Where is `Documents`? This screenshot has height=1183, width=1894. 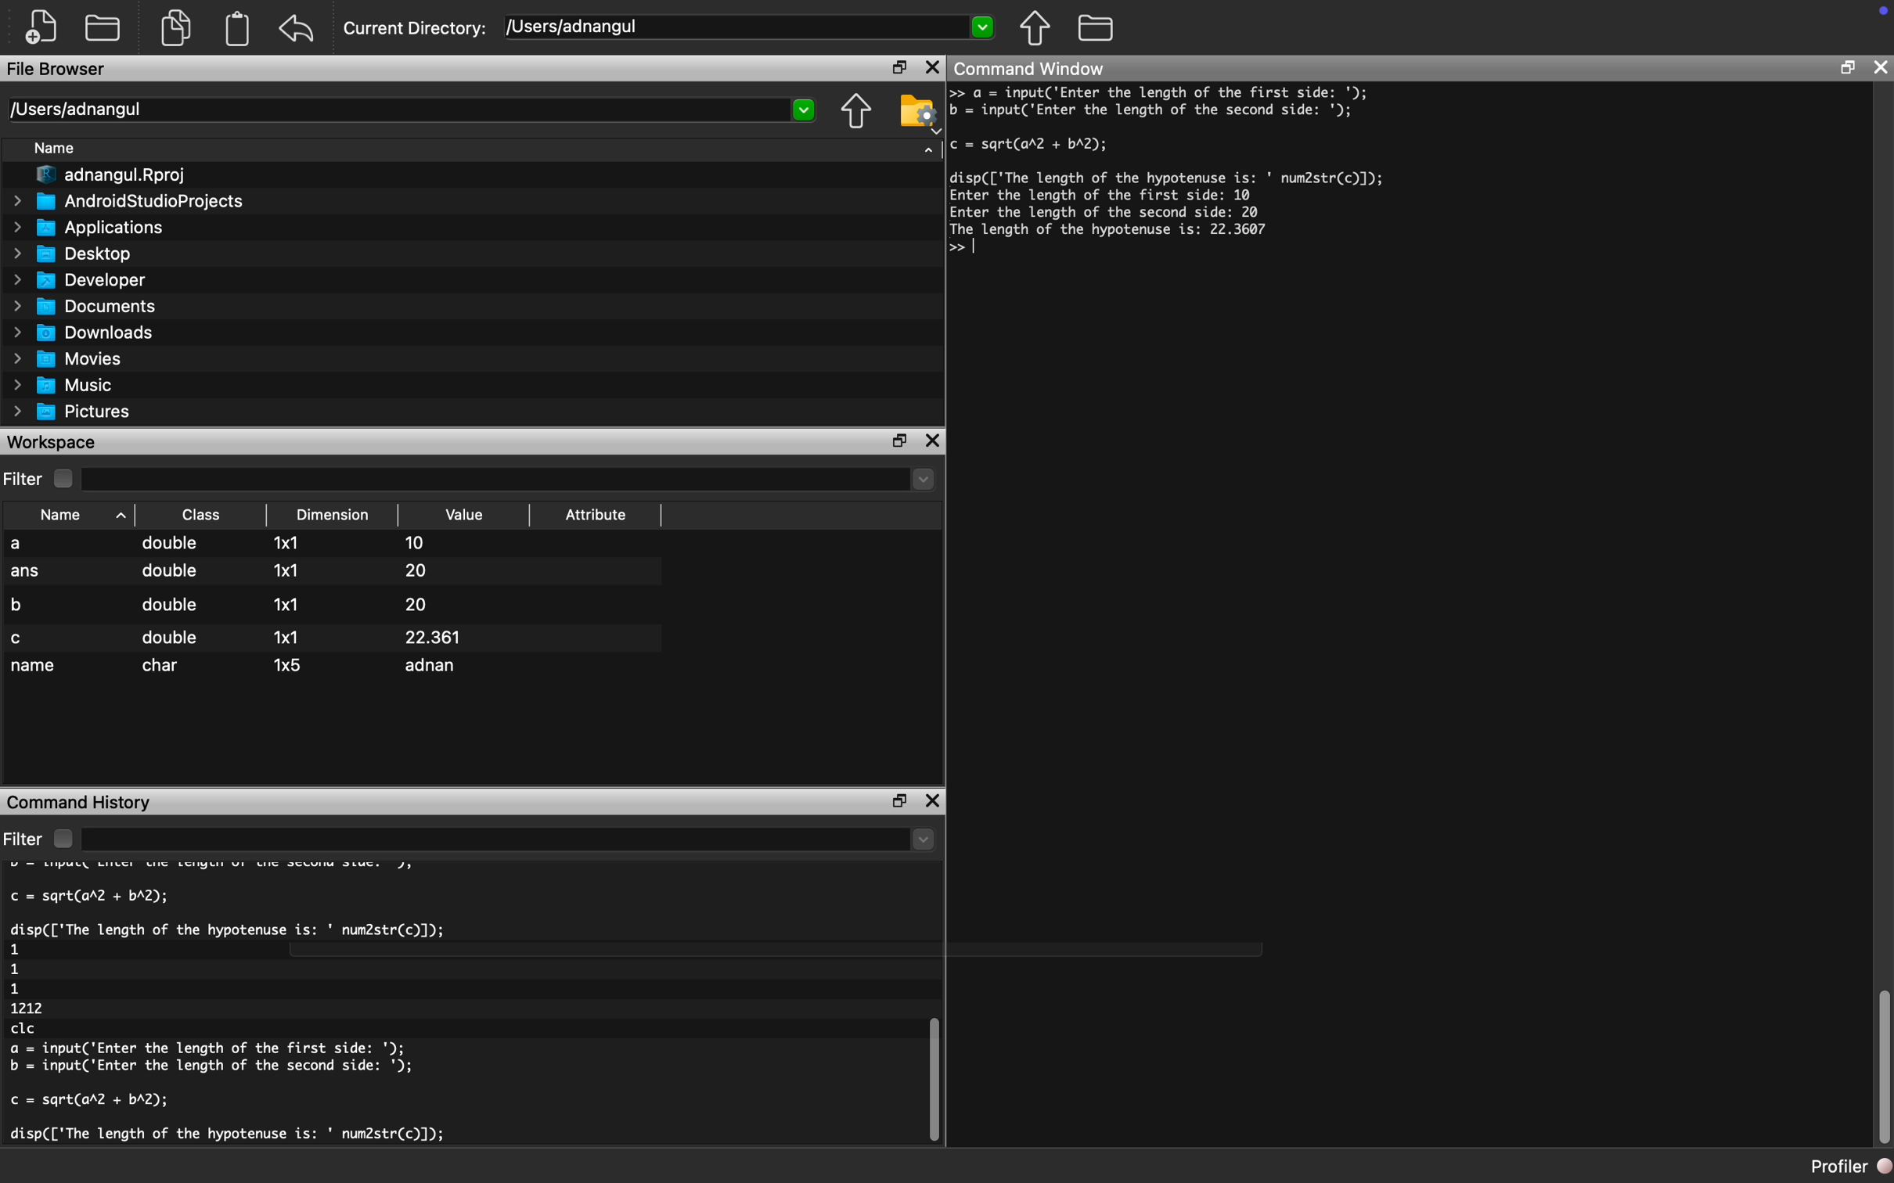
Documents is located at coordinates (88, 306).